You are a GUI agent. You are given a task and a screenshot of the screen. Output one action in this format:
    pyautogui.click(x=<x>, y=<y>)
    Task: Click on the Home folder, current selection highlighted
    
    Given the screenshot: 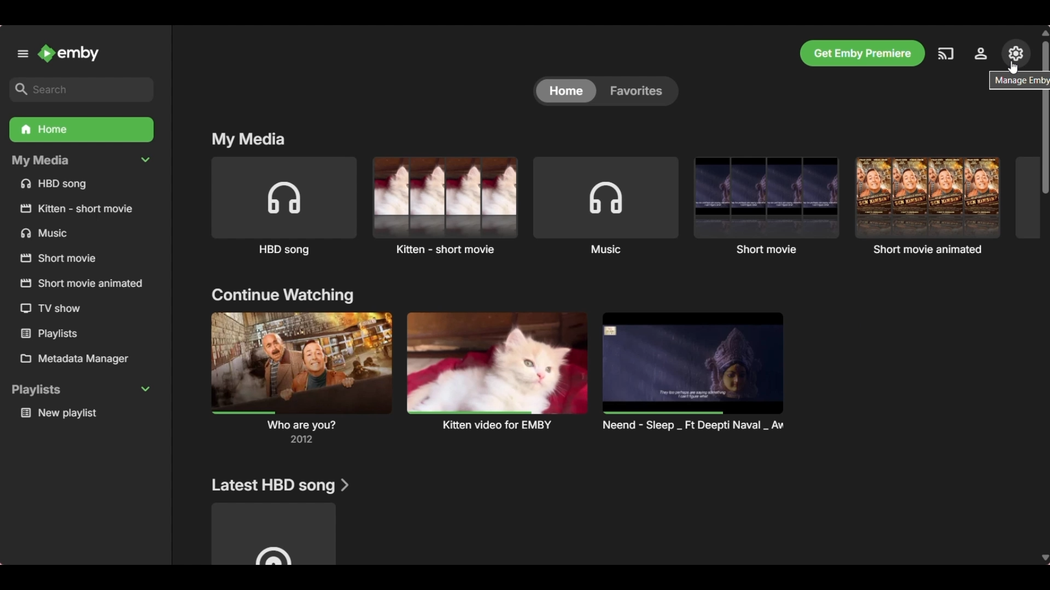 What is the action you would take?
    pyautogui.click(x=82, y=129)
    